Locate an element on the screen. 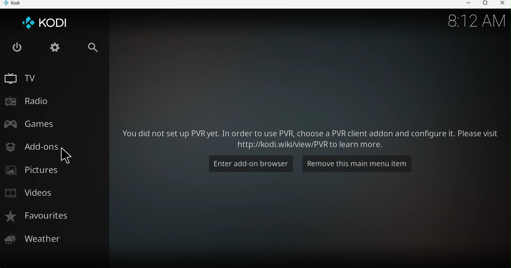 This screenshot has height=268, width=511. Enter add-on browser is located at coordinates (250, 163).